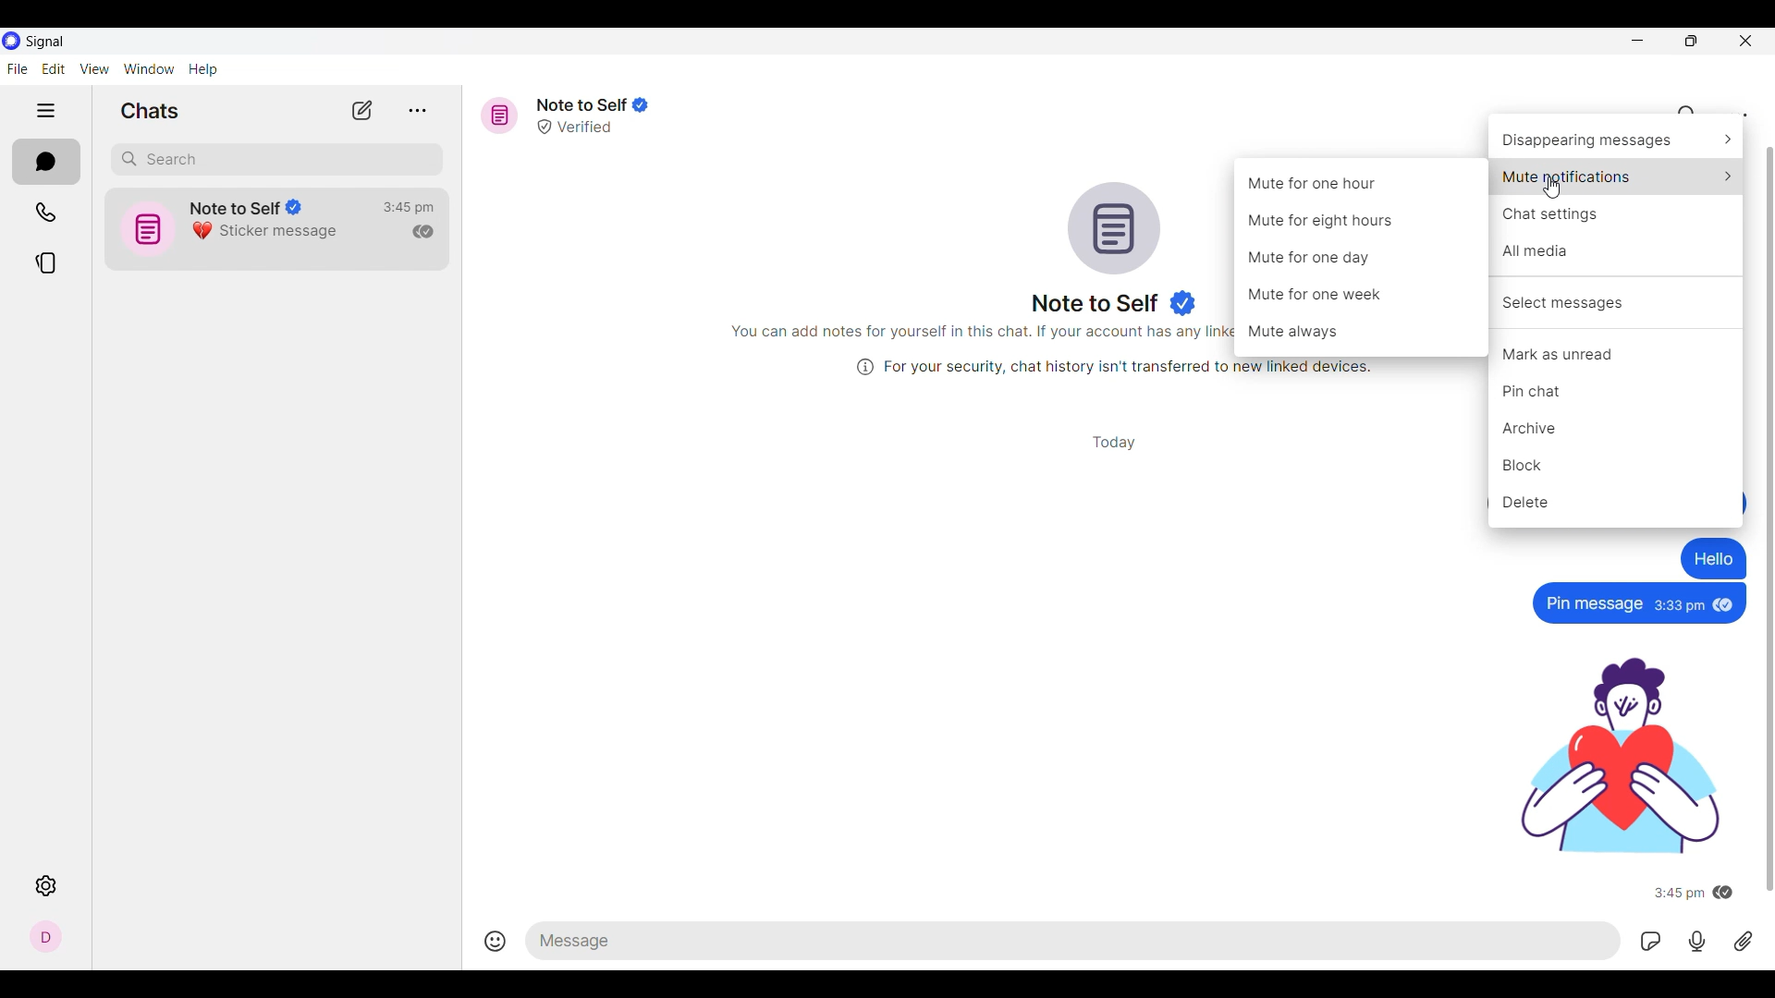 The width and height of the screenshot is (1775, 998). What do you see at coordinates (1615, 502) in the screenshot?
I see `Delete` at bounding box center [1615, 502].